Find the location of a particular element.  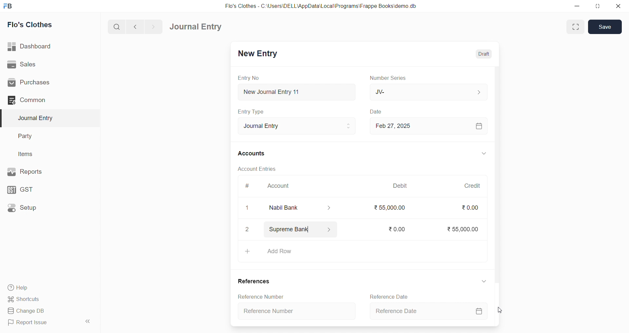

EXPAND/COLLAPSE is located at coordinates (485, 281).